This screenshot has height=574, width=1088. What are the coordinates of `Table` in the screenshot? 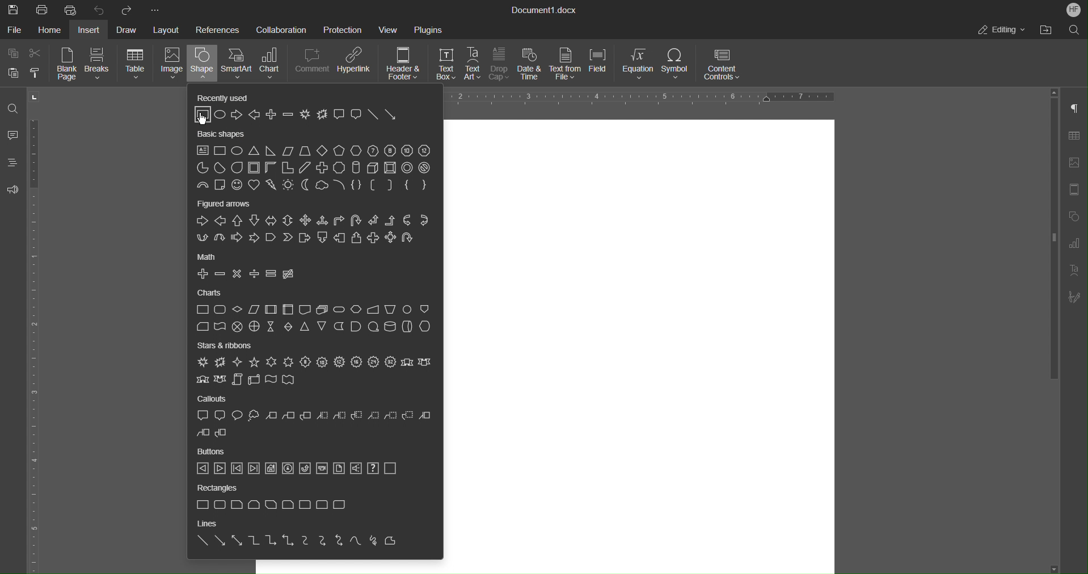 It's located at (135, 65).